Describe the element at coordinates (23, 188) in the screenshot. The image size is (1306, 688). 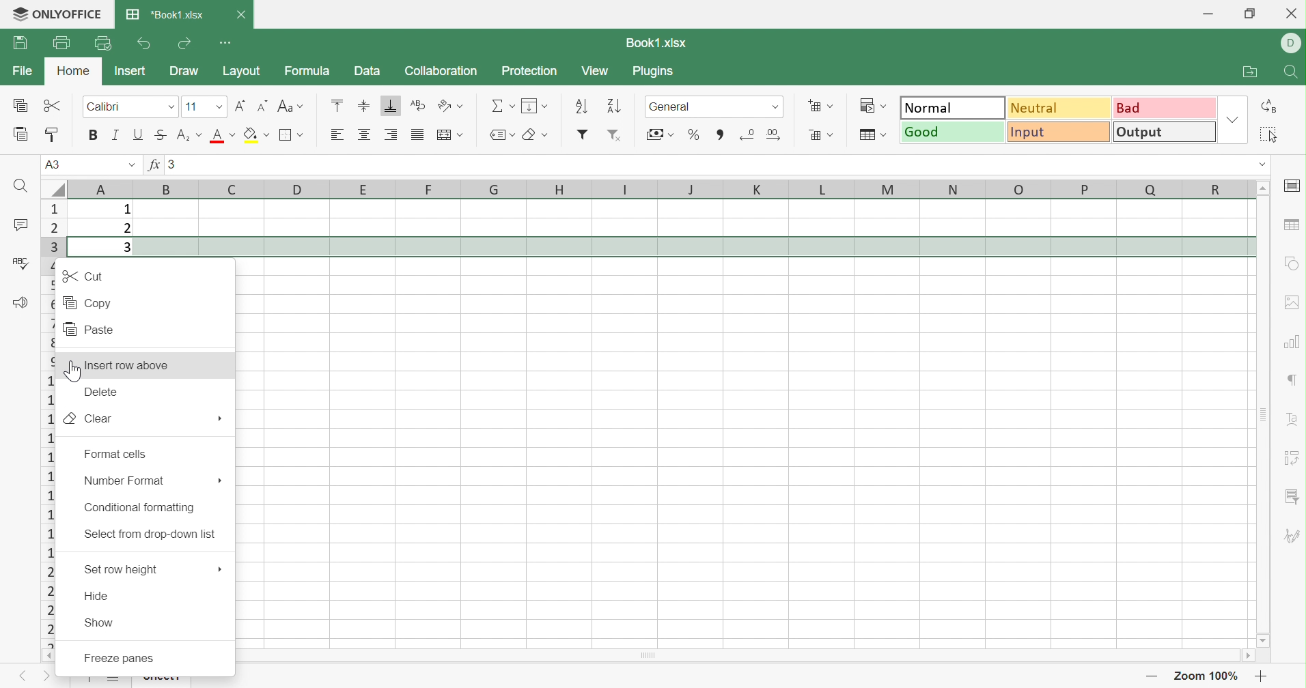
I see `Find` at that location.